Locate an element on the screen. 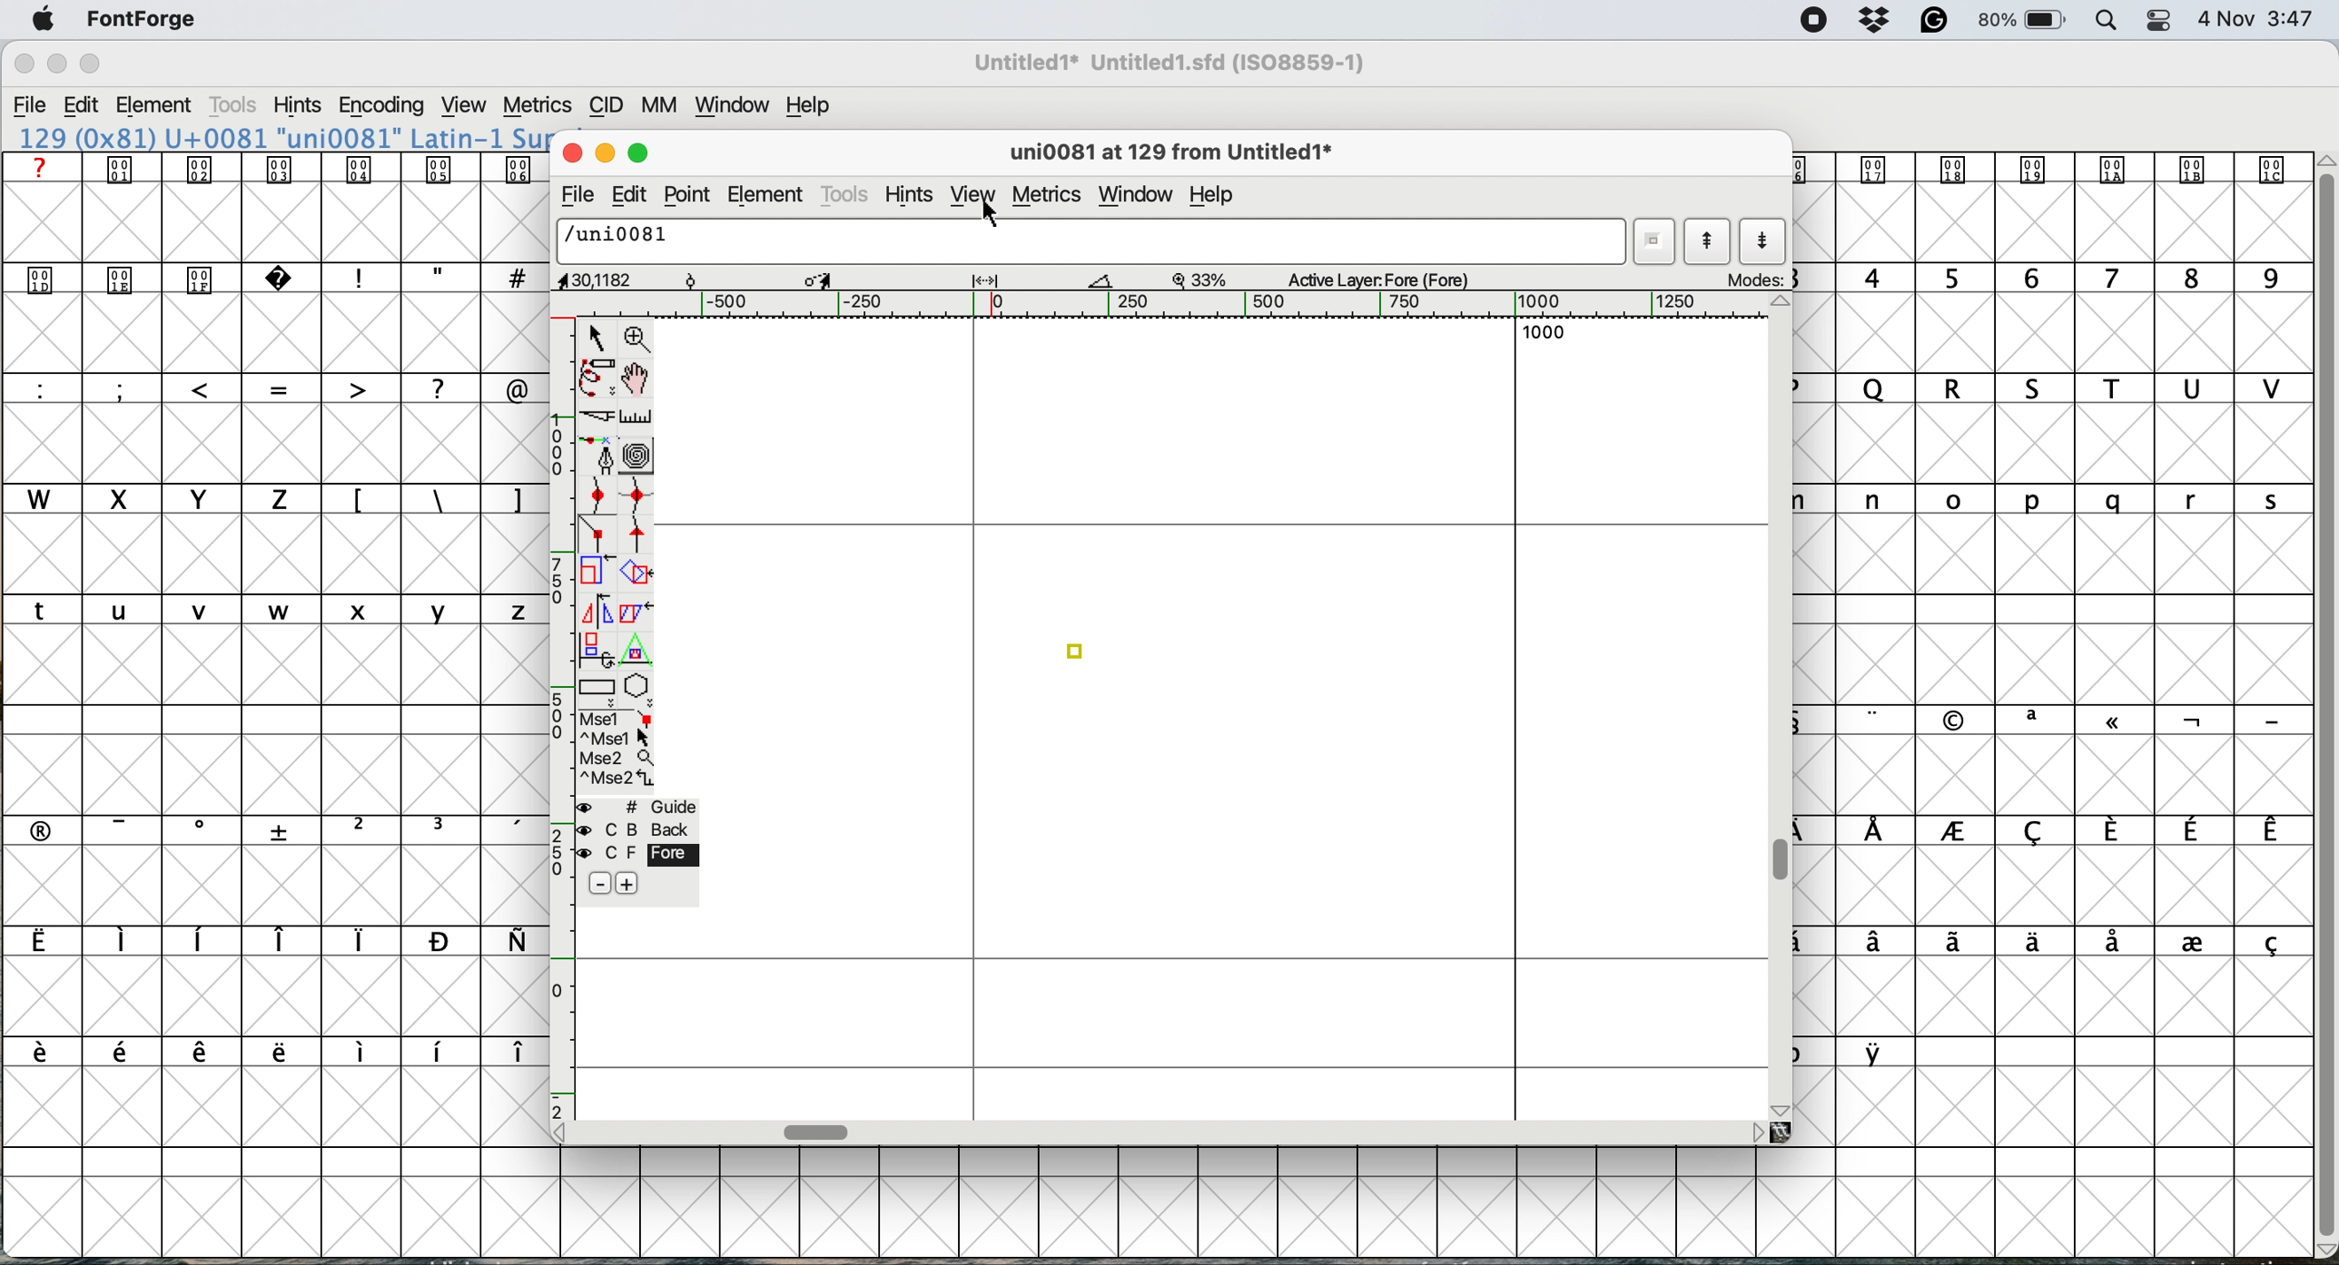 The width and height of the screenshot is (2339, 1265). selector is located at coordinates (597, 336).